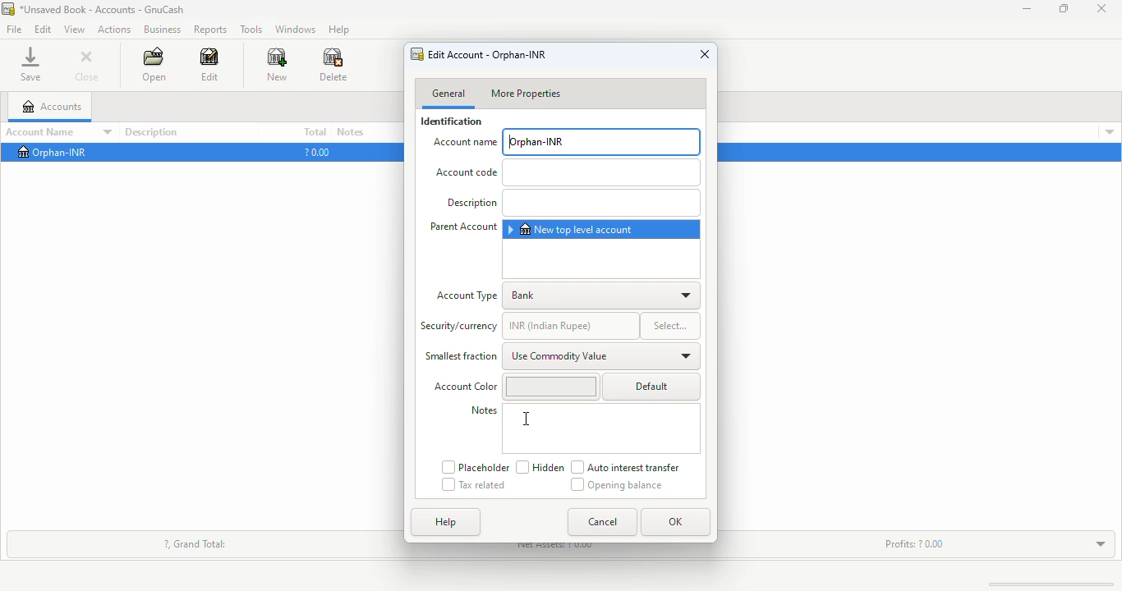  What do you see at coordinates (467, 296) in the screenshot?
I see `account type` at bounding box center [467, 296].